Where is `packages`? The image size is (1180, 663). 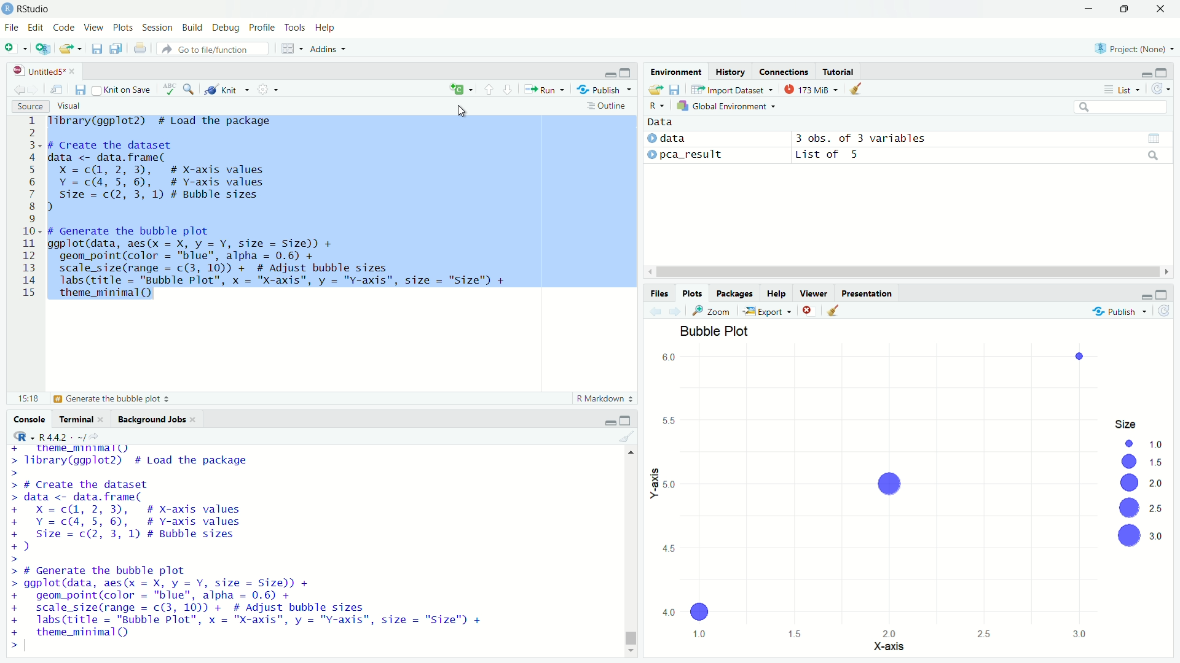 packages is located at coordinates (734, 293).